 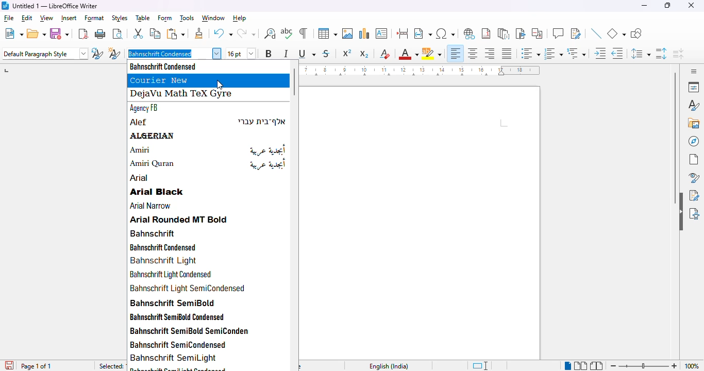 I want to click on insert special characters, so click(x=447, y=33).